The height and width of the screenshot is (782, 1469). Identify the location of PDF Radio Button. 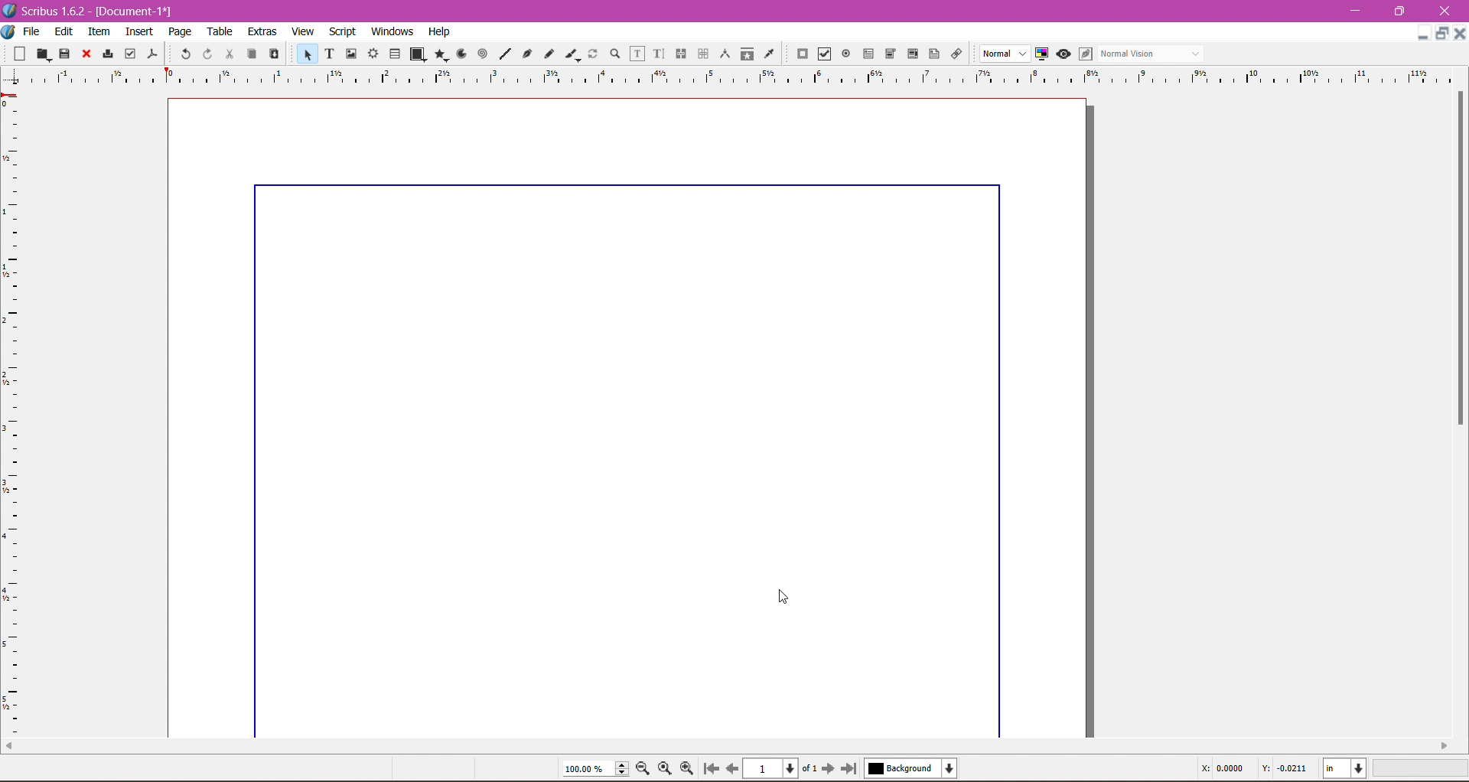
(846, 54).